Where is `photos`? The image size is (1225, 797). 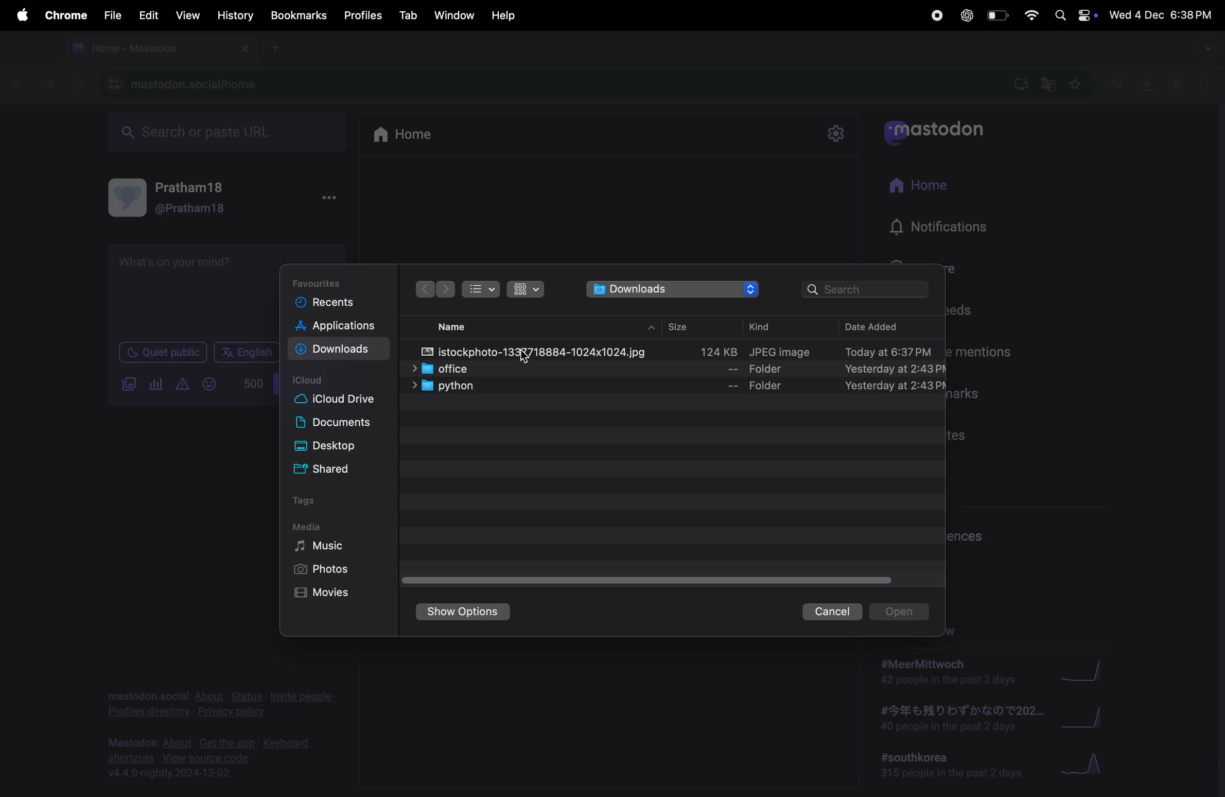 photos is located at coordinates (323, 571).